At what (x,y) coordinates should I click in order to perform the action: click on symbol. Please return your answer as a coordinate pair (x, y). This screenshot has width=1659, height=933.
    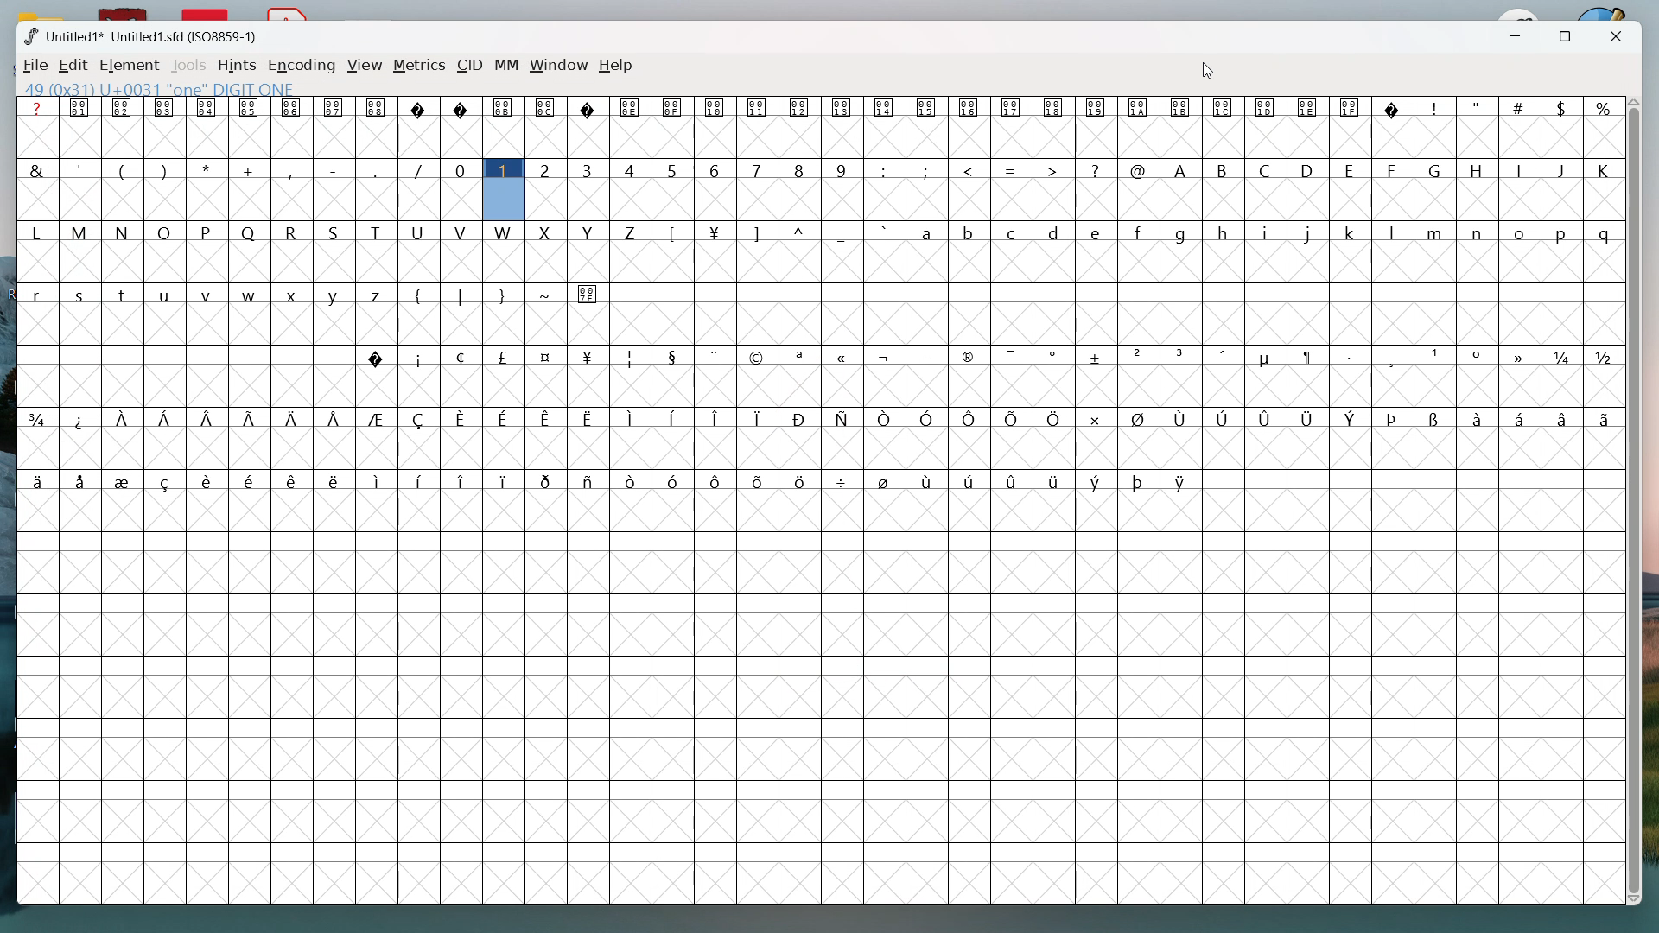
    Looking at the image, I should click on (164, 107).